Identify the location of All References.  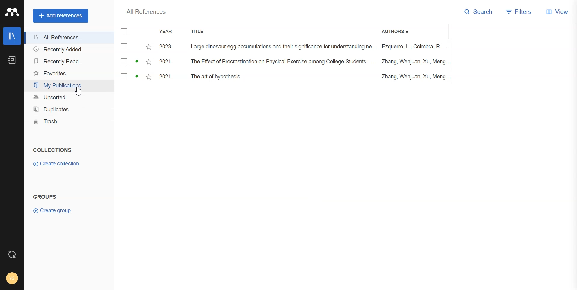
(66, 38).